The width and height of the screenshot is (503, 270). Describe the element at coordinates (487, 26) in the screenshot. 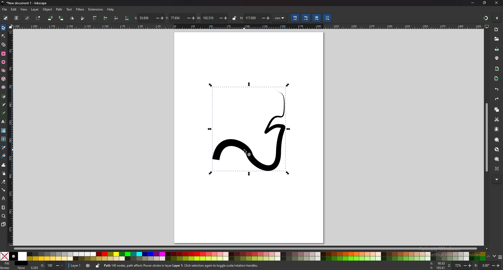

I see `display options` at that location.